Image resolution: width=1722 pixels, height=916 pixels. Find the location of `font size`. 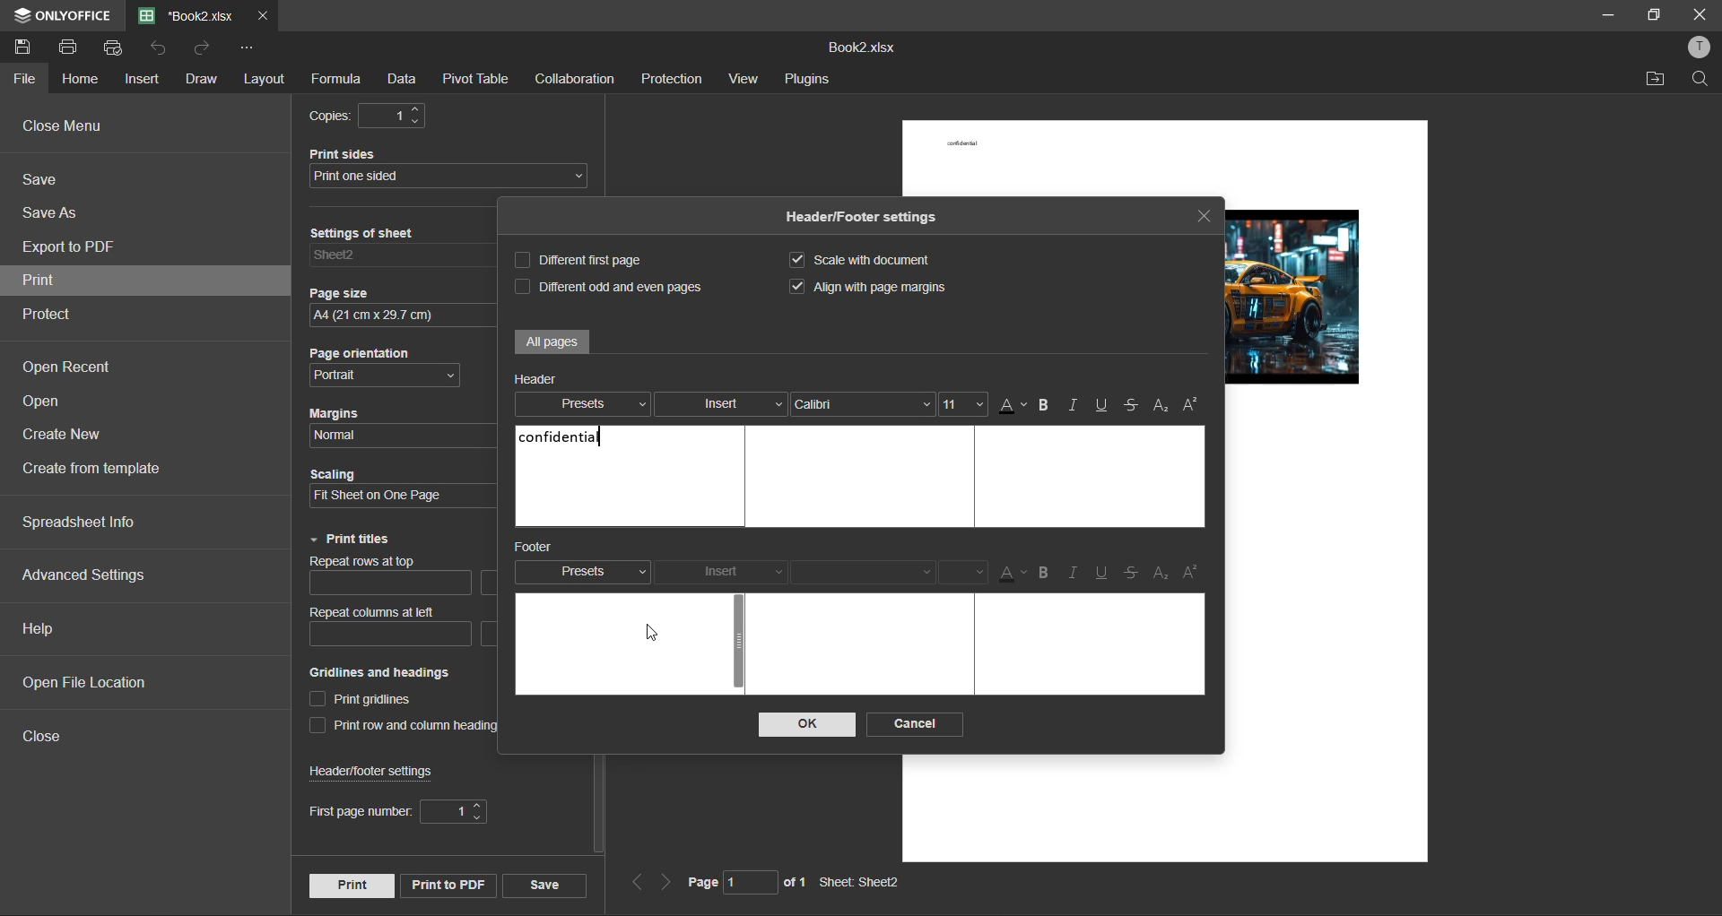

font size is located at coordinates (965, 404).